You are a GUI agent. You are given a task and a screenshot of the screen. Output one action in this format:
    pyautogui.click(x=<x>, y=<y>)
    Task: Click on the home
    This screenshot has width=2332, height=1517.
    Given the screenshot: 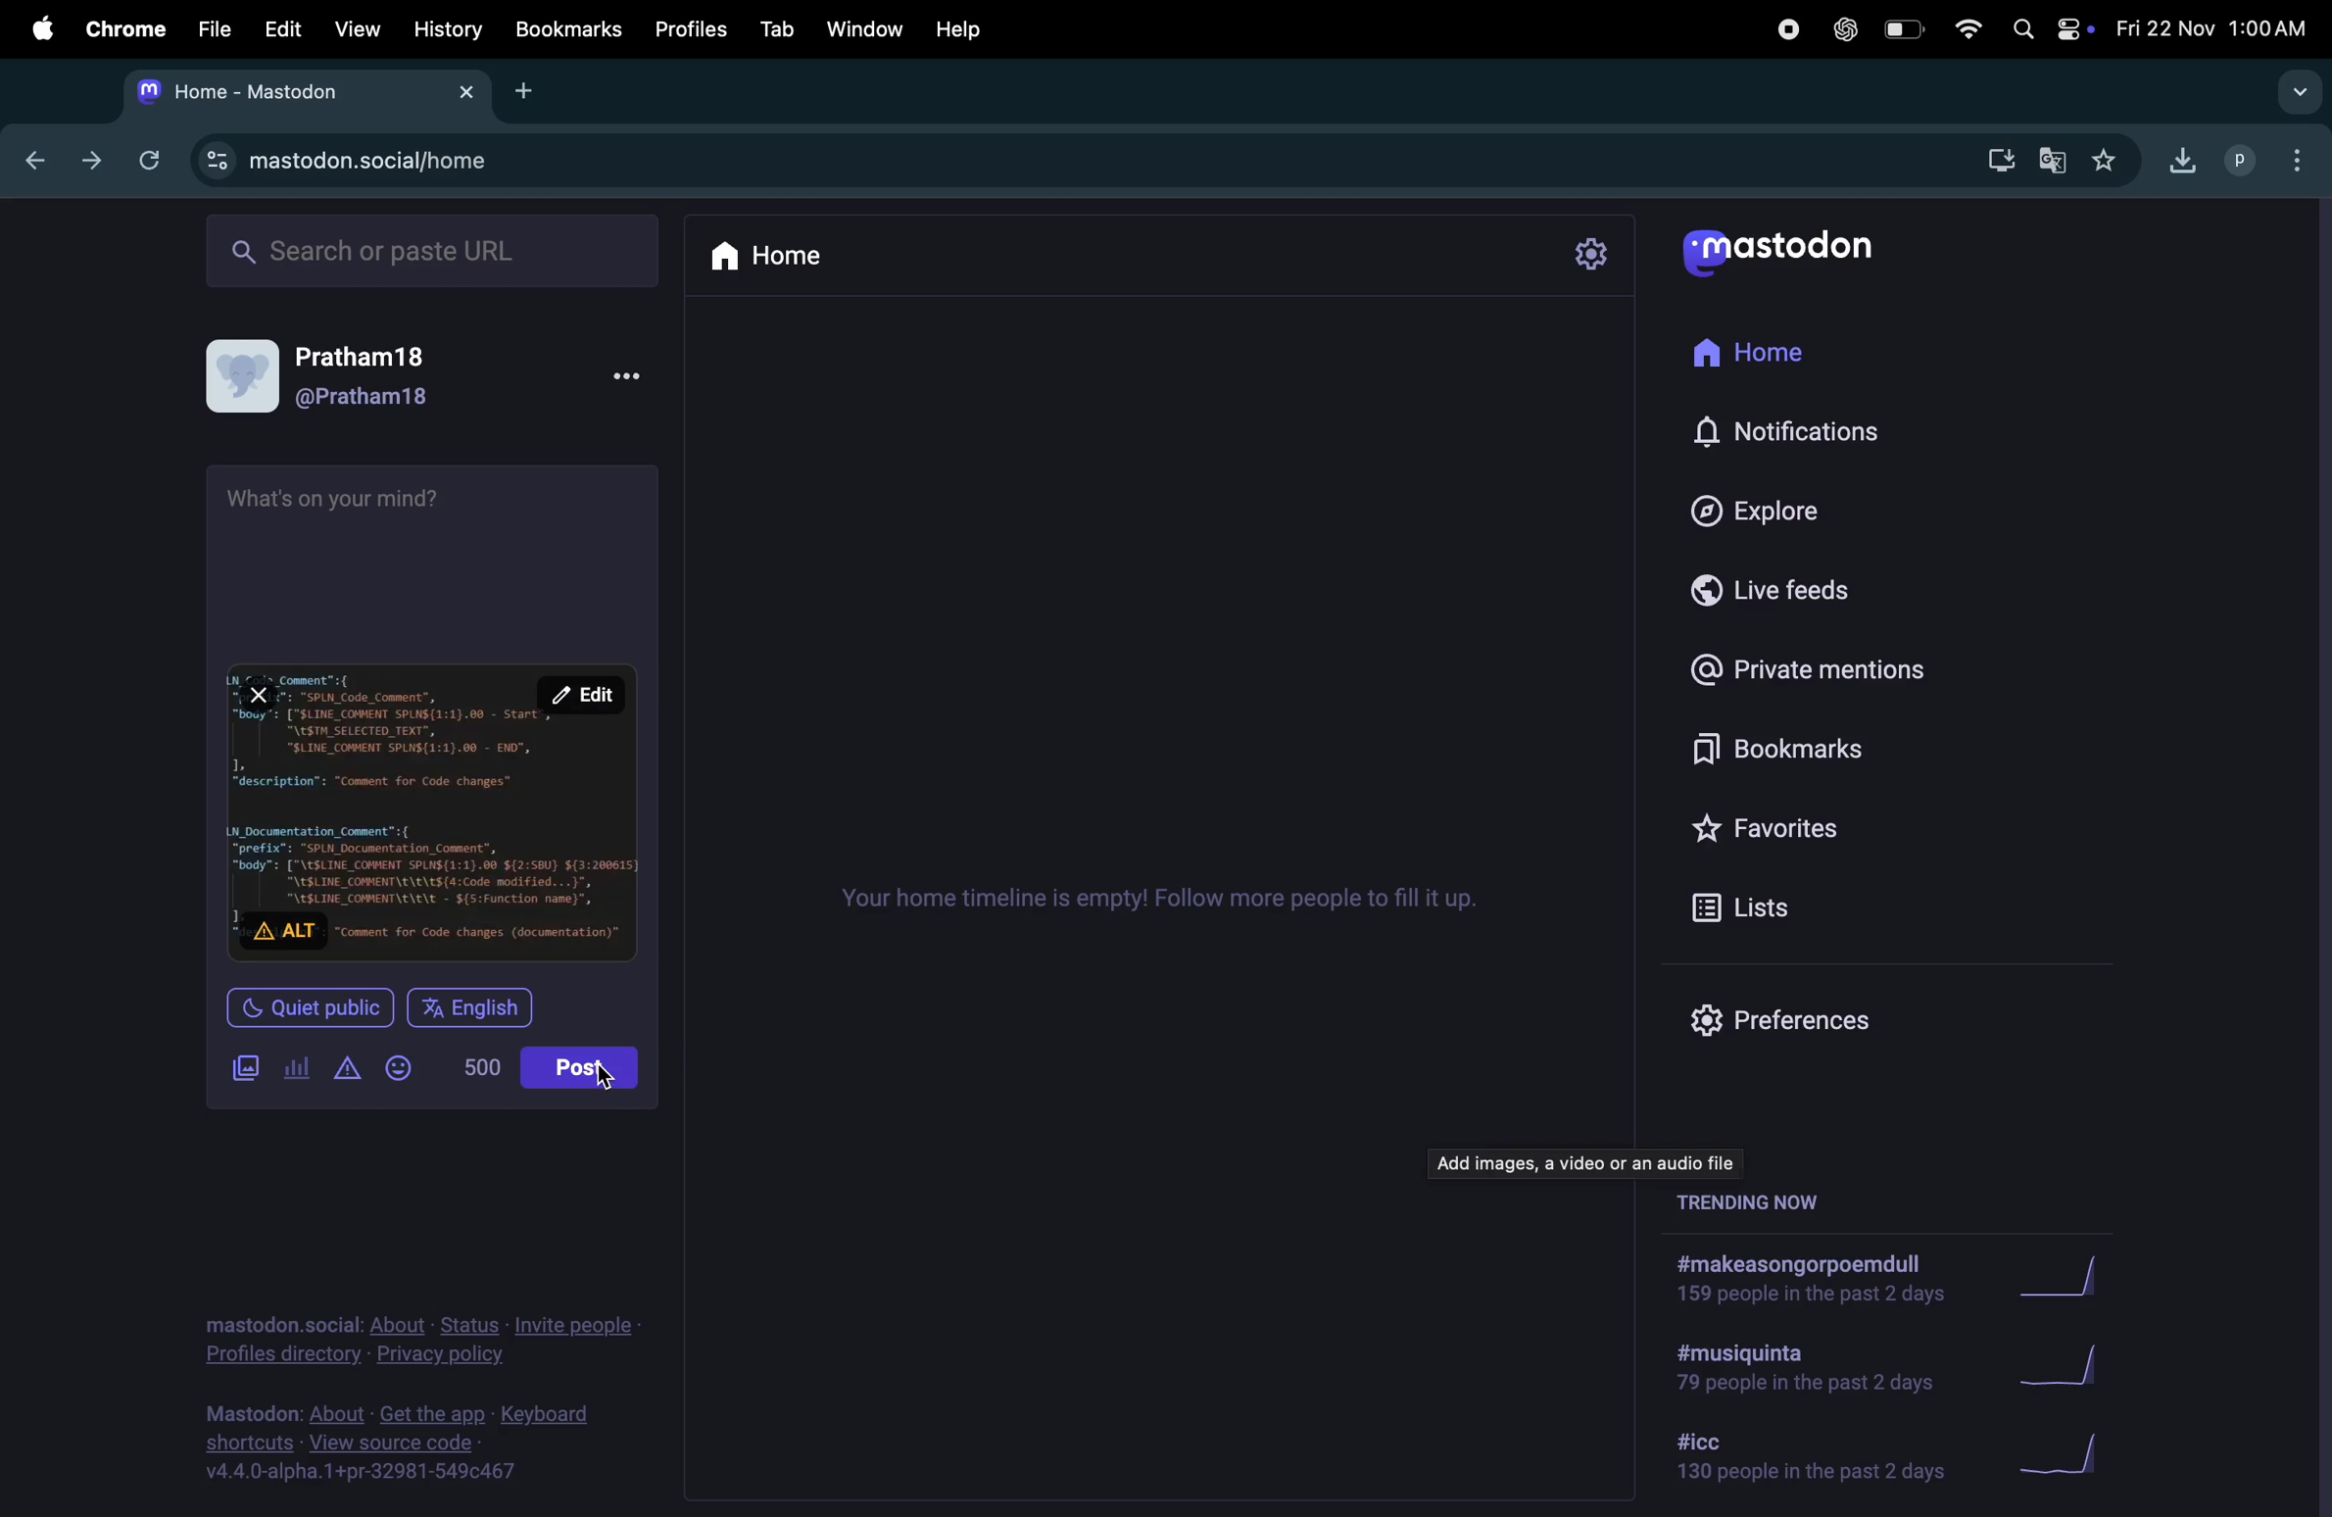 What is the action you would take?
    pyautogui.click(x=780, y=257)
    